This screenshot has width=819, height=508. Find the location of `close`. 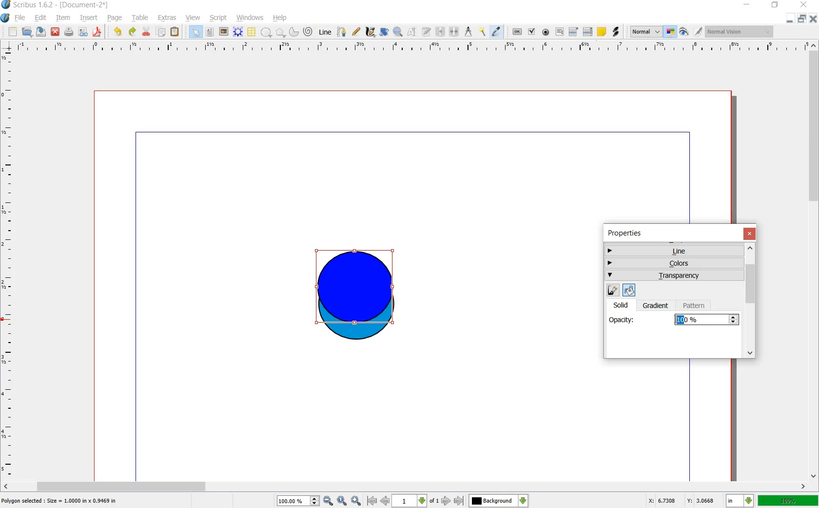

close is located at coordinates (751, 234).